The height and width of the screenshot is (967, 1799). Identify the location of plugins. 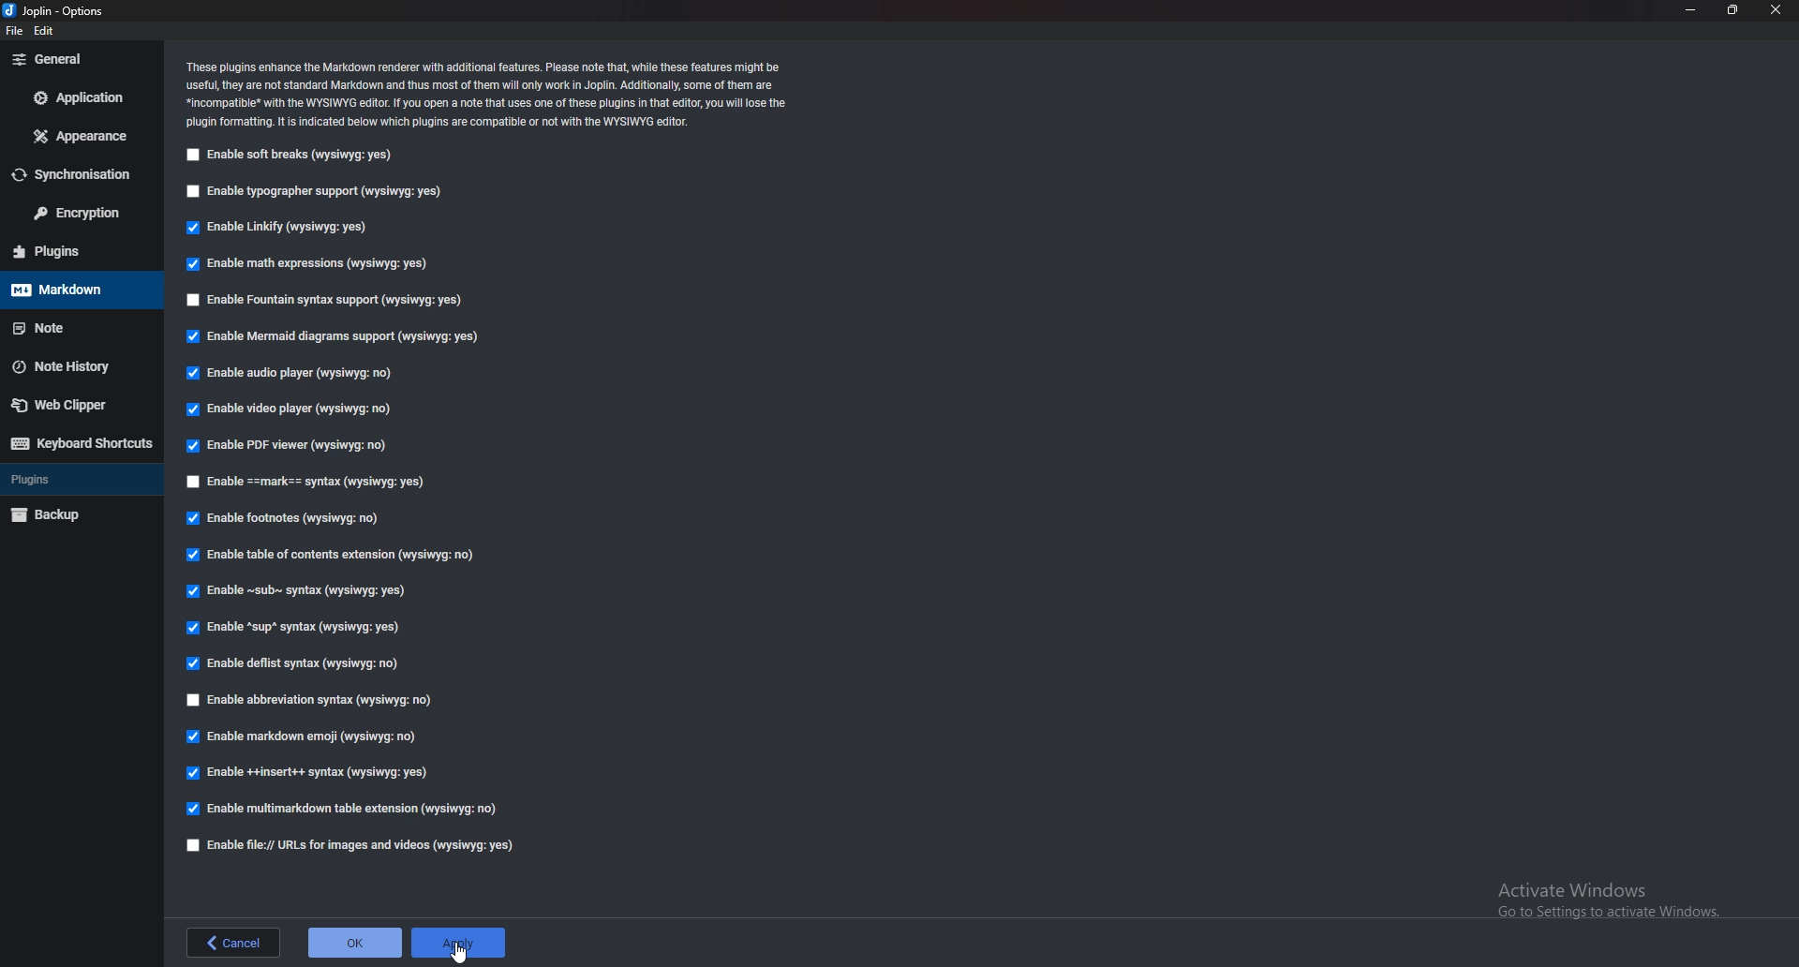
(78, 250).